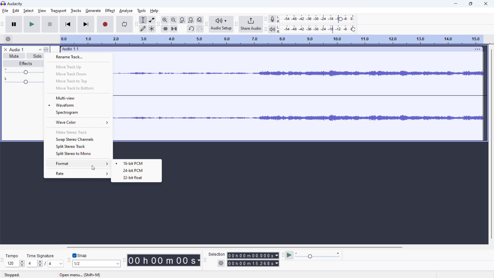  Describe the element at coordinates (24, 71) in the screenshot. I see `volume` at that location.